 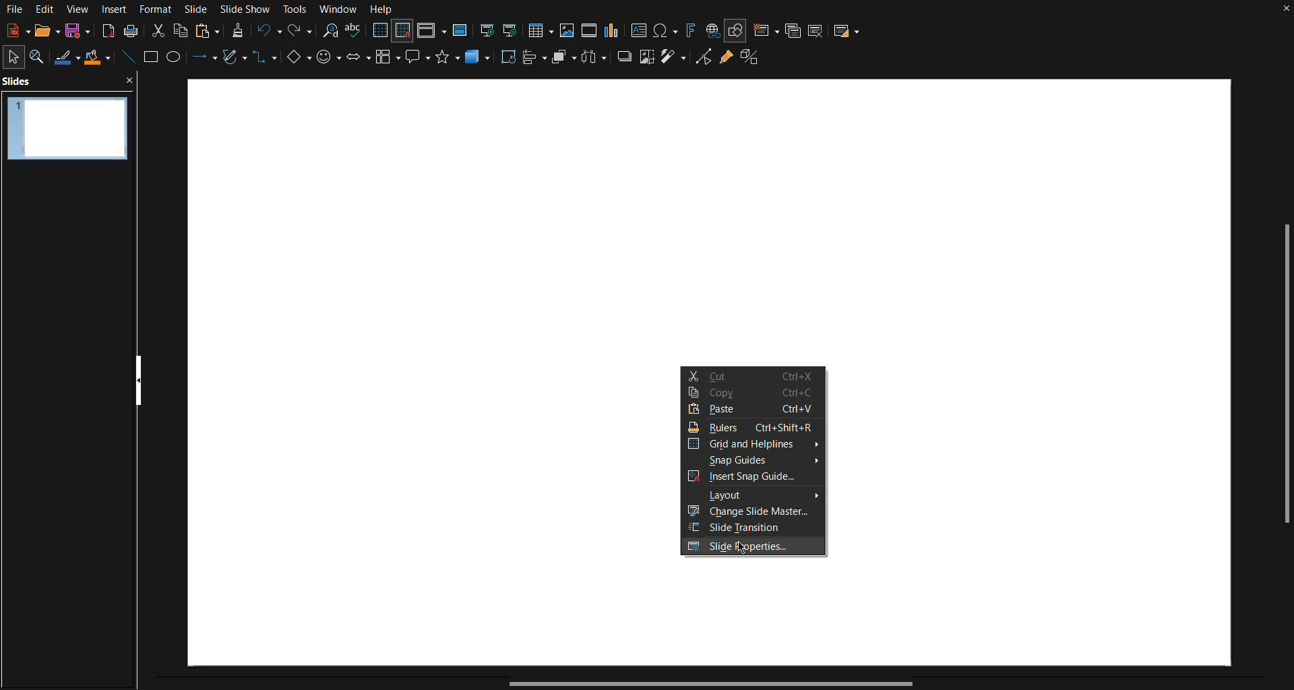 I want to click on Paste, so click(x=754, y=412).